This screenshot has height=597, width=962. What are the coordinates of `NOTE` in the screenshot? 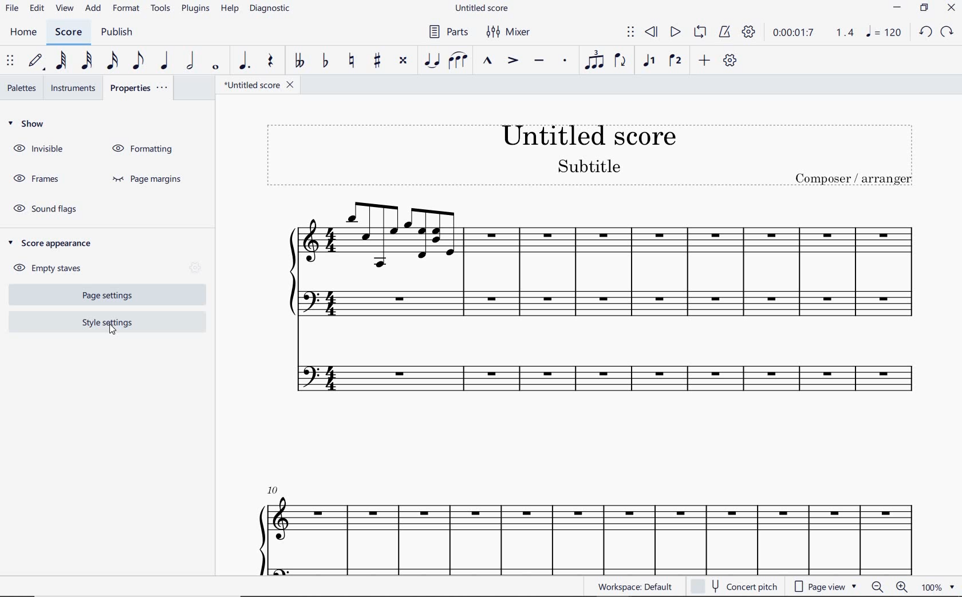 It's located at (883, 33).